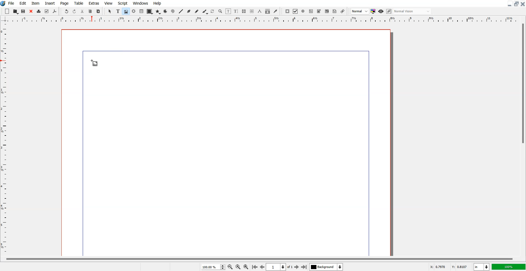 Image resolution: width=526 pixels, height=271 pixels. I want to click on X,Y Co-ordinate, so click(450, 266).